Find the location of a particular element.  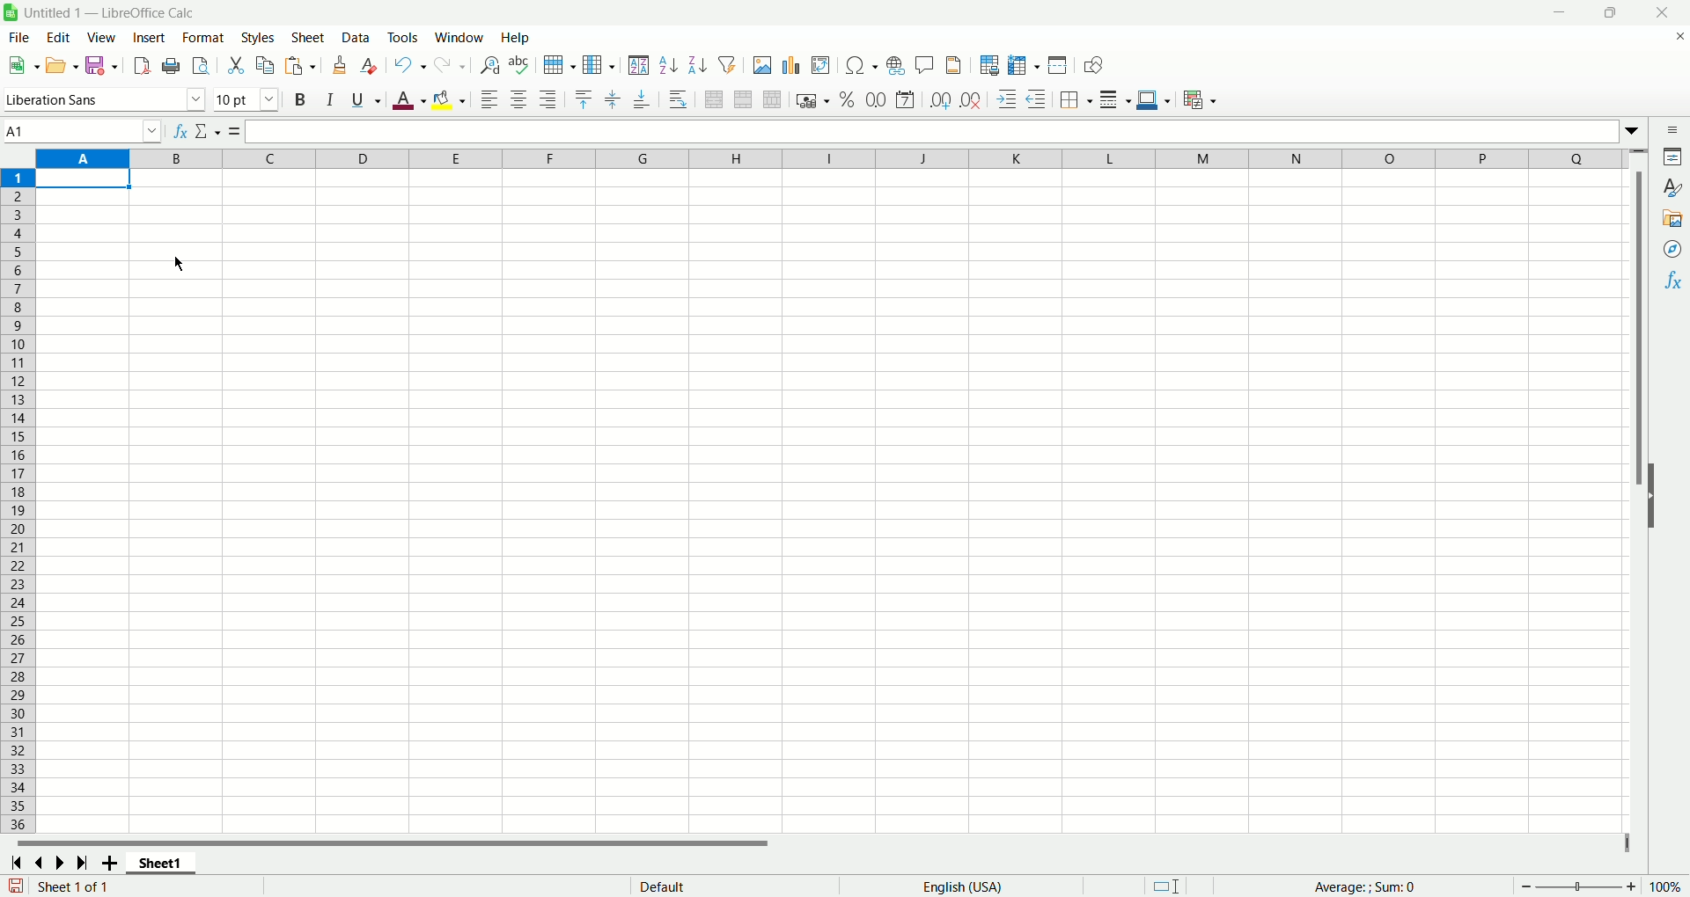

sheet number is located at coordinates (56, 886).